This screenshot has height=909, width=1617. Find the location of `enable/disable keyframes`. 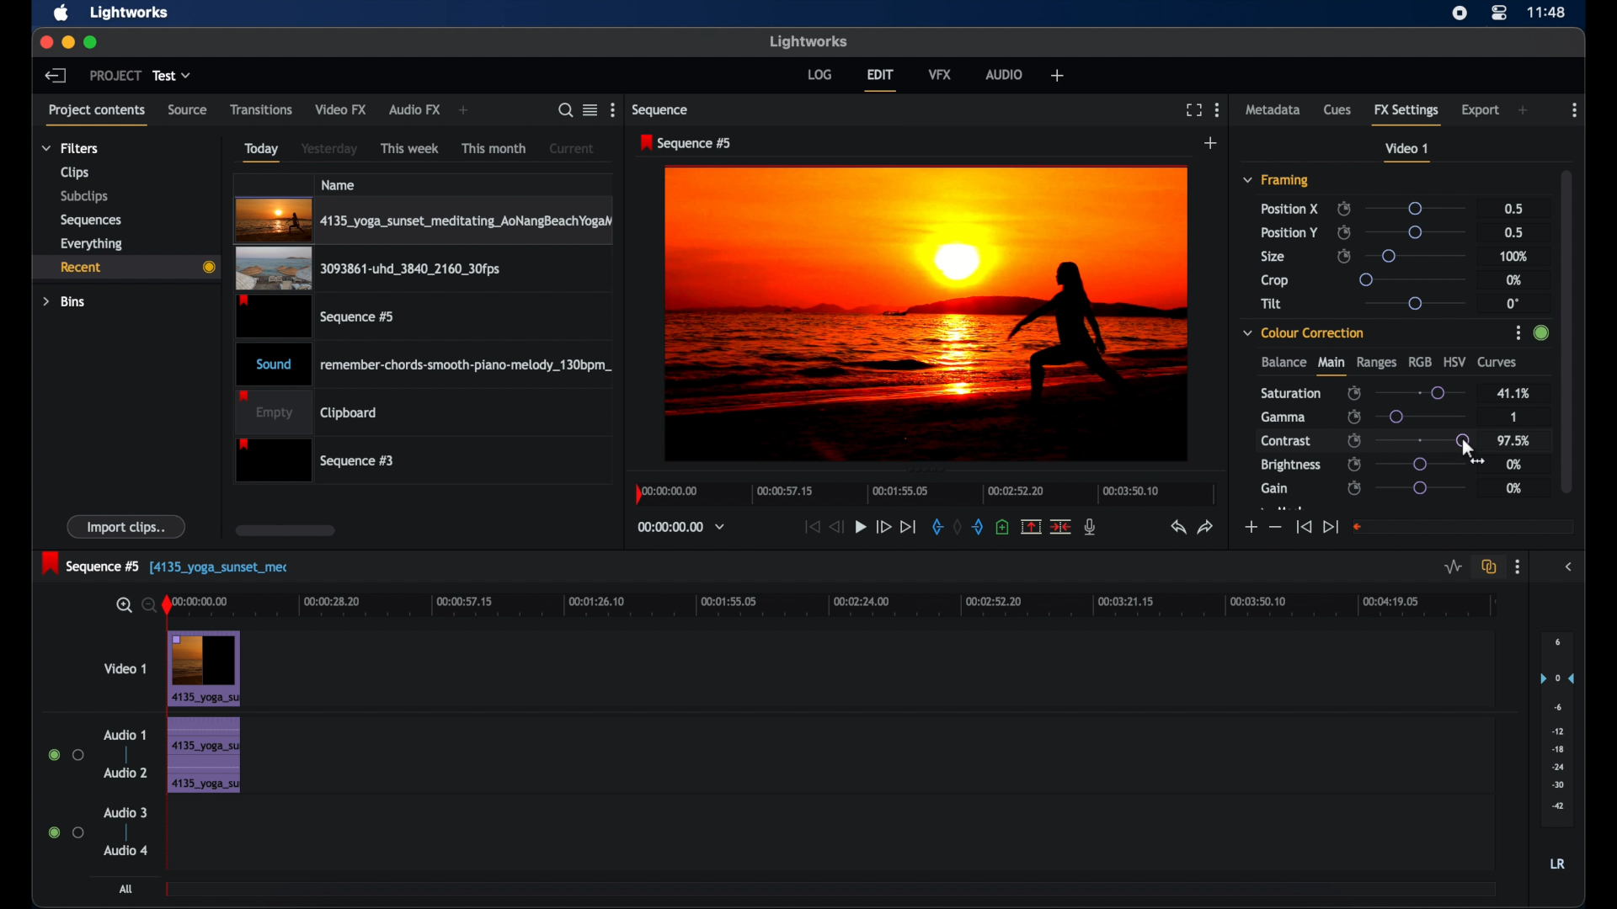

enable/disable keyframes is located at coordinates (1344, 257).